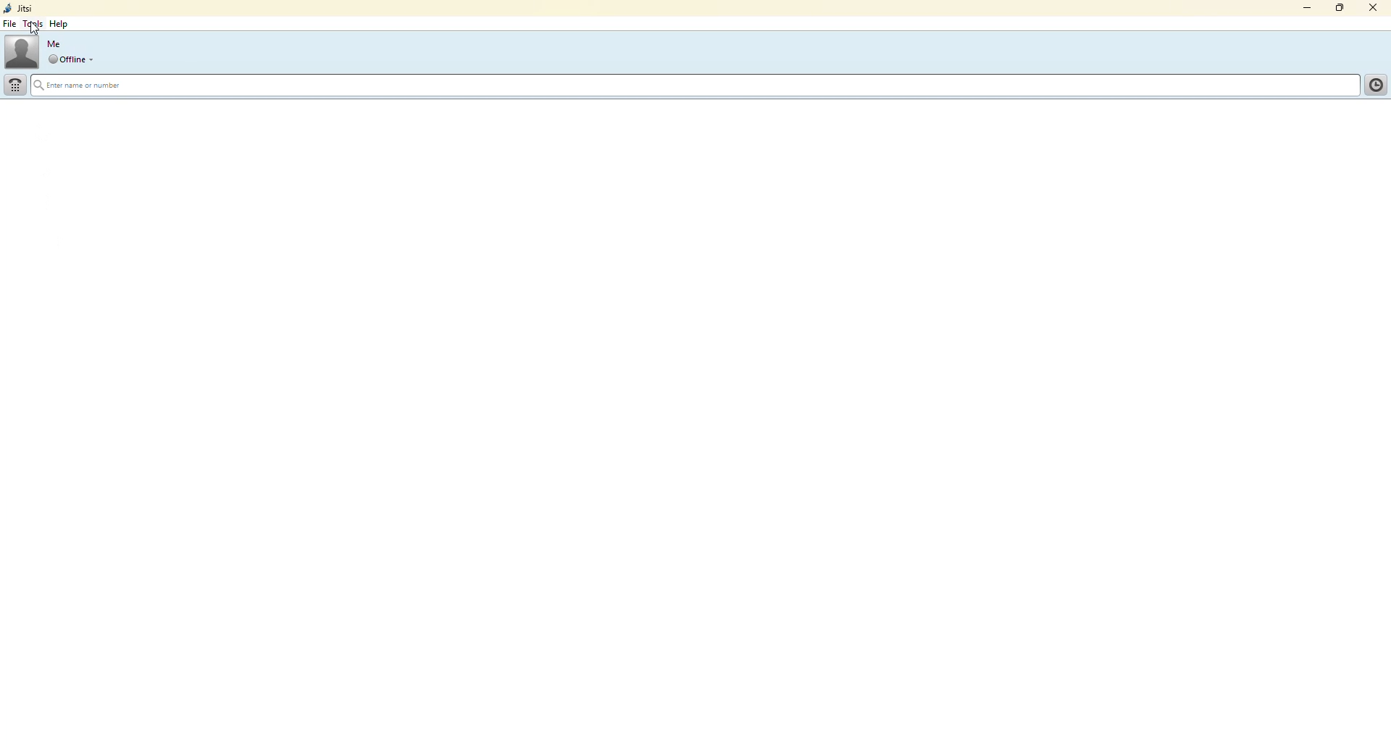  What do you see at coordinates (58, 43) in the screenshot?
I see `me` at bounding box center [58, 43].